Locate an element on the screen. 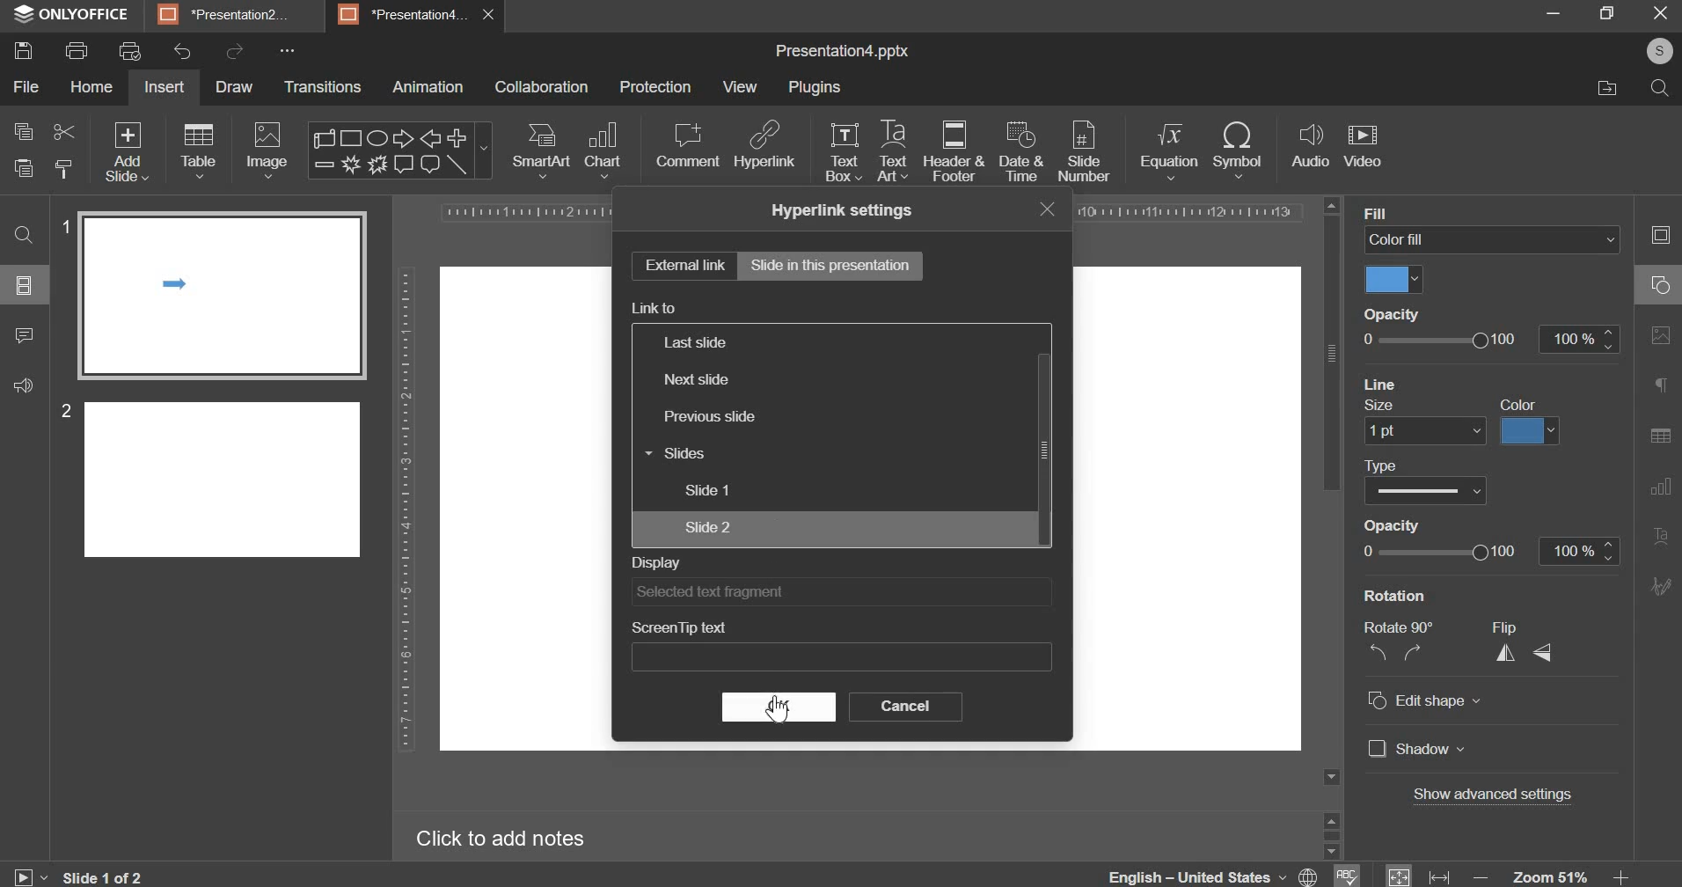 This screenshot has width=1682, height=887. color fill is located at coordinates (1390, 282).